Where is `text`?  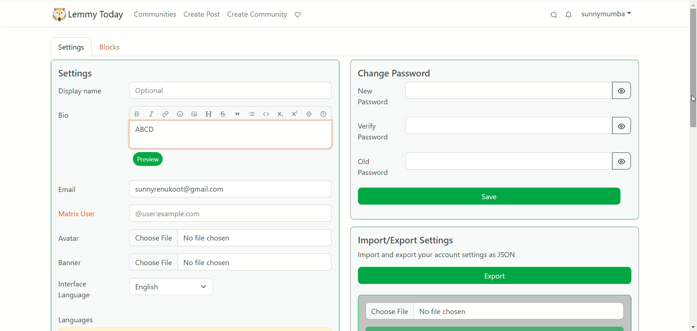 text is located at coordinates (439, 256).